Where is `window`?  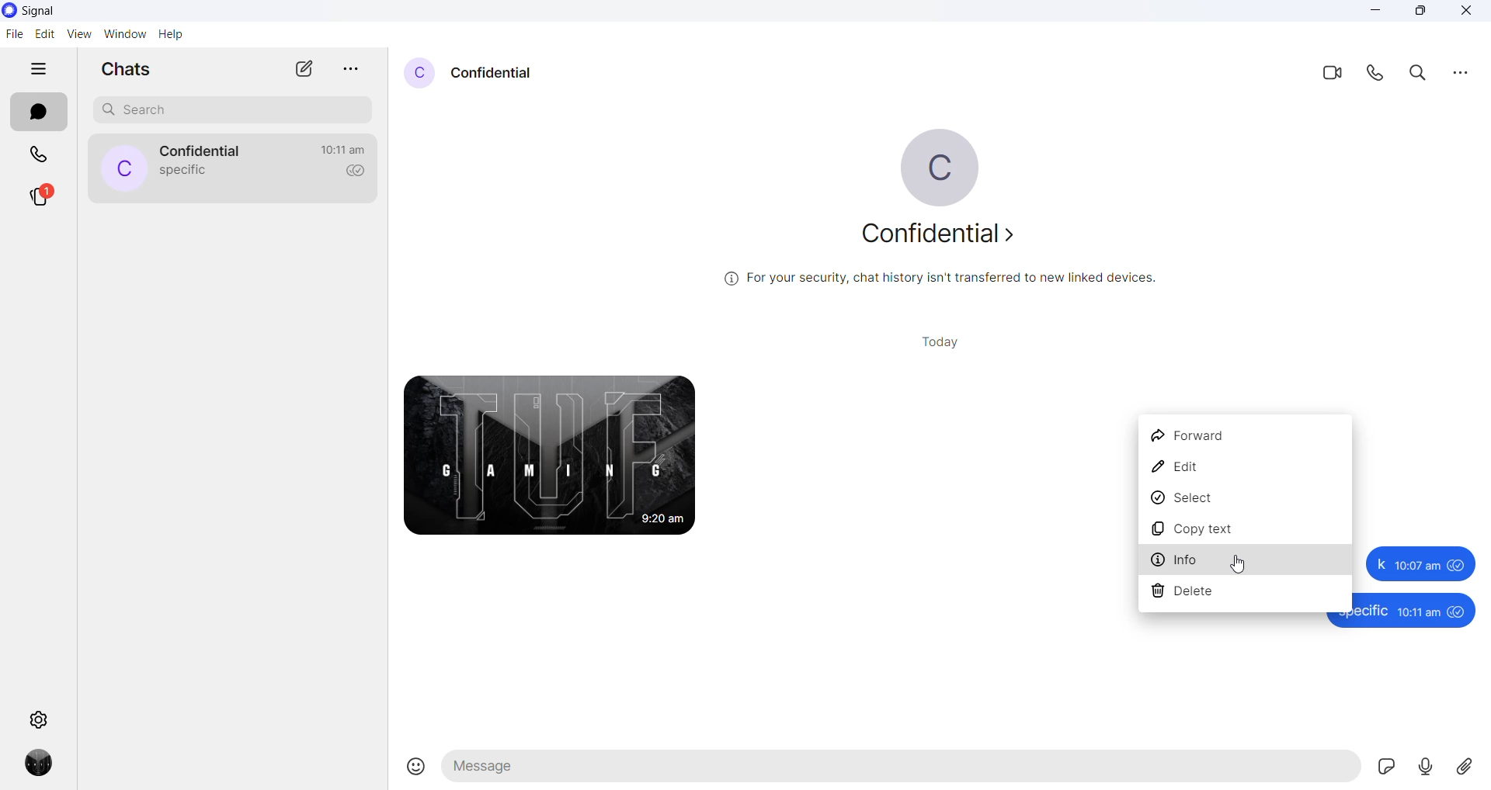 window is located at coordinates (125, 35).